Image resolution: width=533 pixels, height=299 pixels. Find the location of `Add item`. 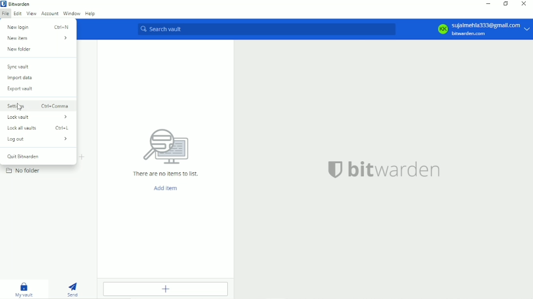

Add item is located at coordinates (164, 288).